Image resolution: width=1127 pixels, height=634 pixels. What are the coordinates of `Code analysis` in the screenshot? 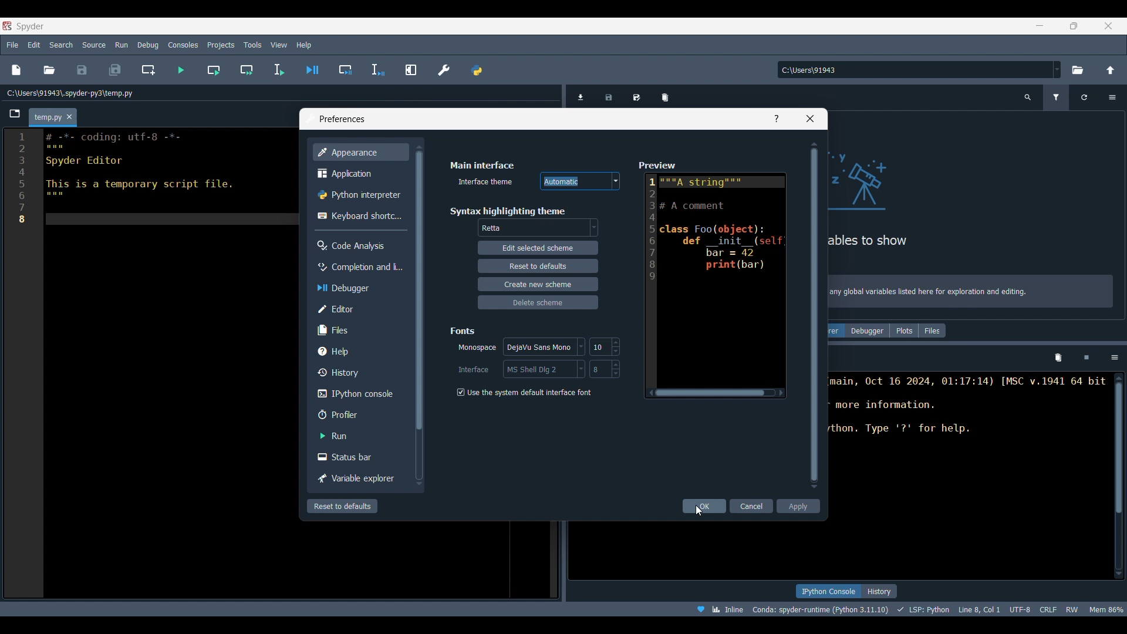 It's located at (360, 245).